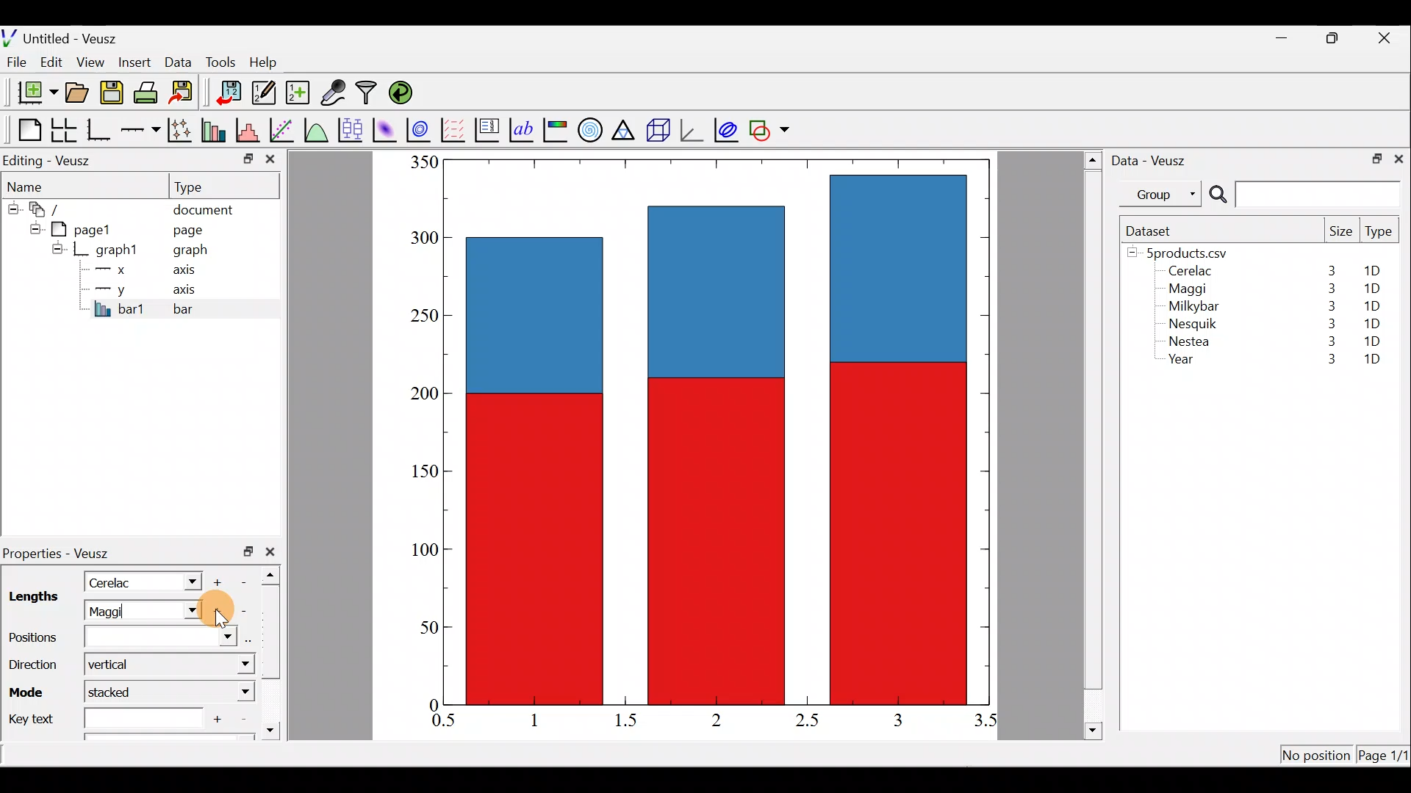 This screenshot has width=1411, height=793. I want to click on restore down, so click(1372, 157).